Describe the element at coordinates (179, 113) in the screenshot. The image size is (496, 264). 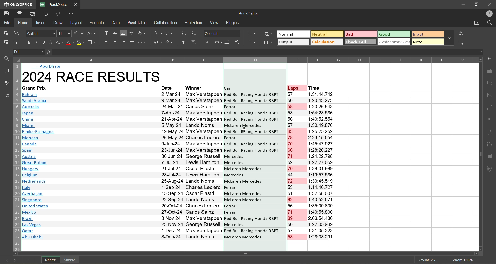
I see `Japan 7-Apr-24 Max Verstappen Red Bull Racing Honda RBPT 53 1:54:23.566` at that location.